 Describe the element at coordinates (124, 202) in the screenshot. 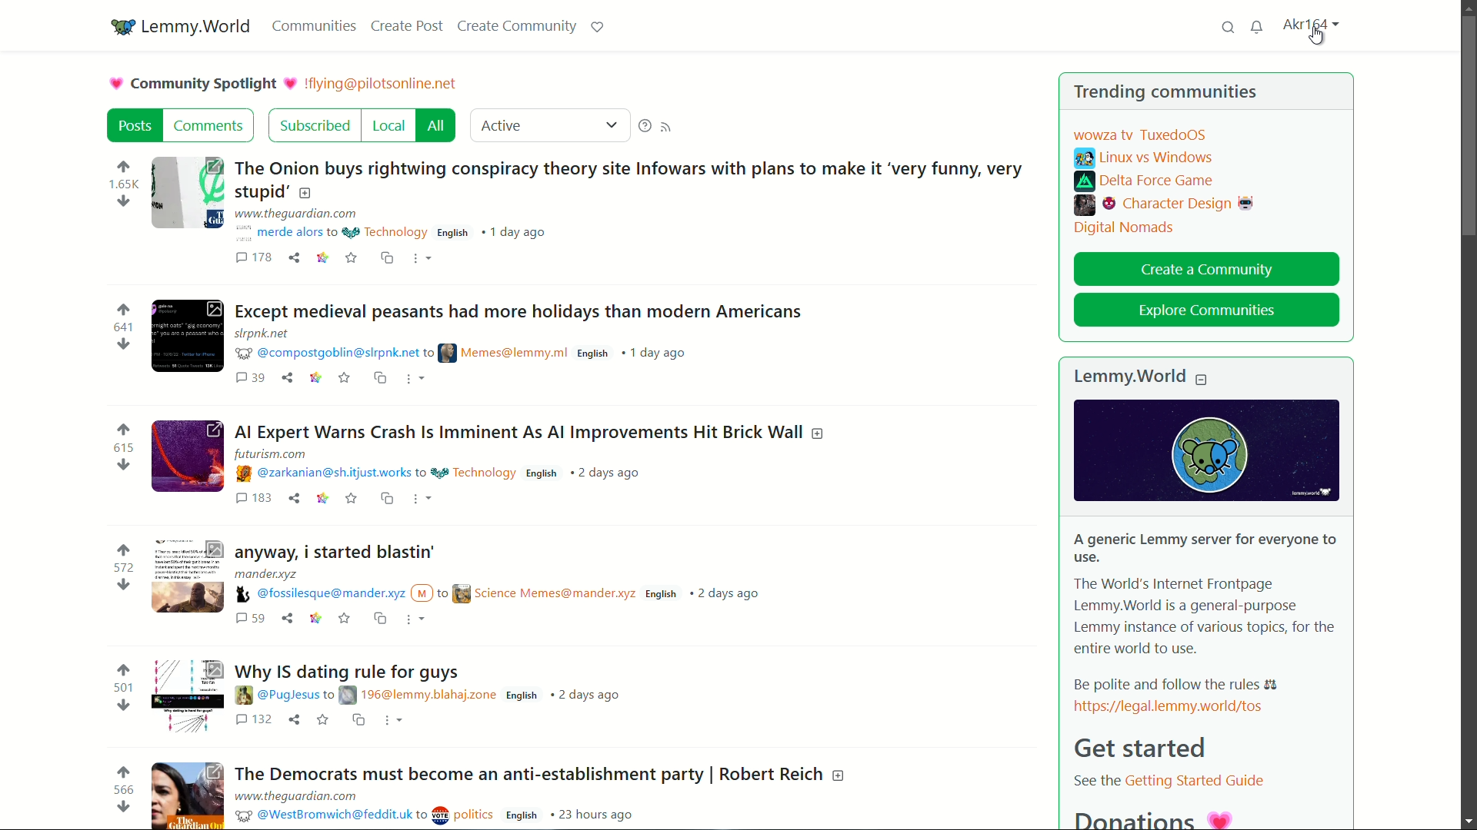

I see `downvote` at that location.